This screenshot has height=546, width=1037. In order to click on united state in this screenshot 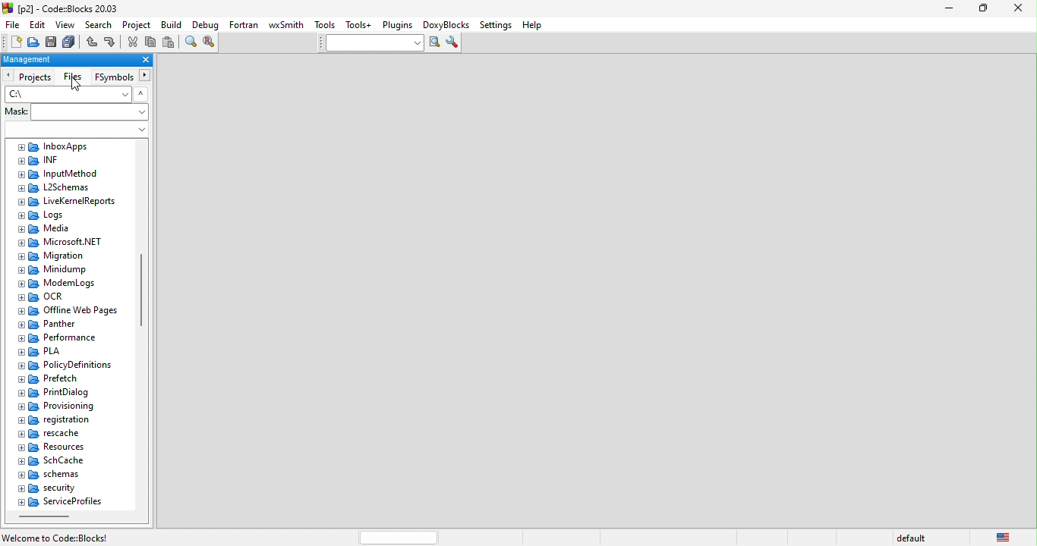, I will do `click(1003, 536)`.